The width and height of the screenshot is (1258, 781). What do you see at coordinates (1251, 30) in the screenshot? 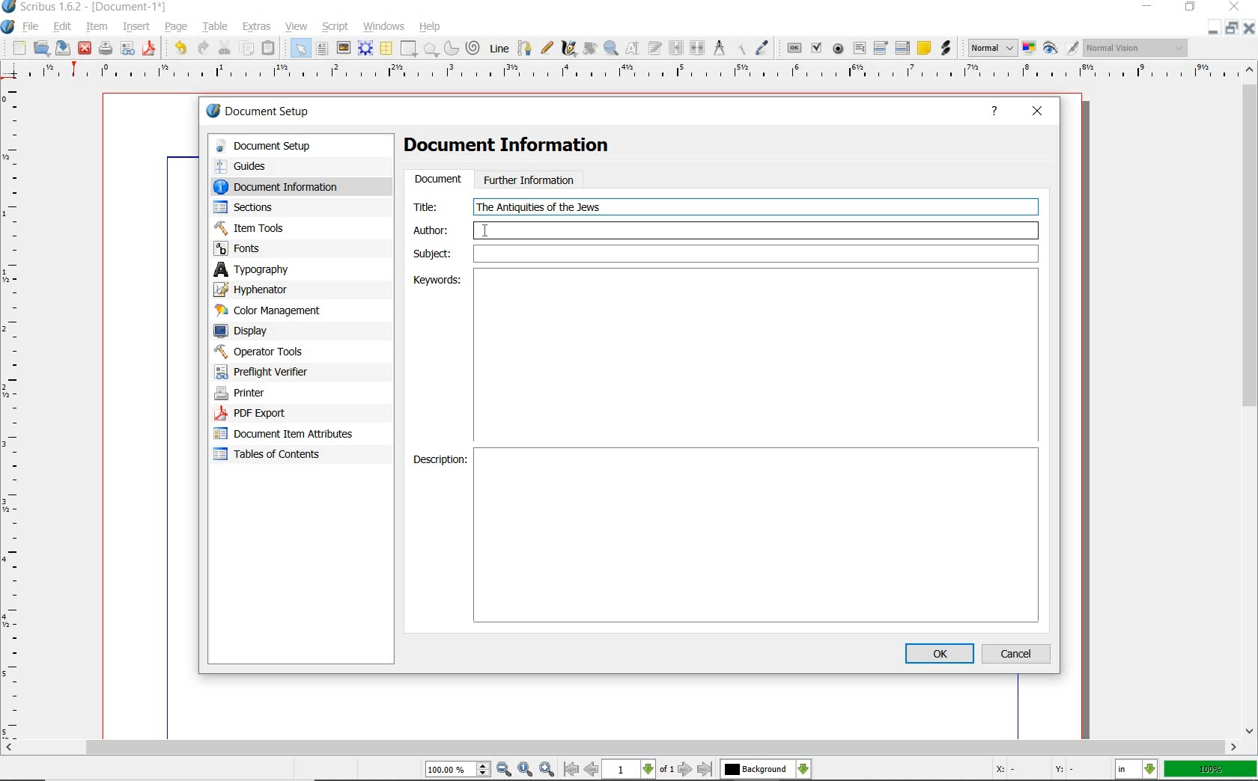
I see `close` at bounding box center [1251, 30].